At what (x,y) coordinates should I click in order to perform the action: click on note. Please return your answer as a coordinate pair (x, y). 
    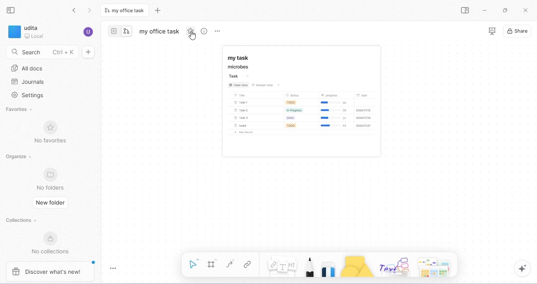
    Looking at the image, I should click on (282, 266).